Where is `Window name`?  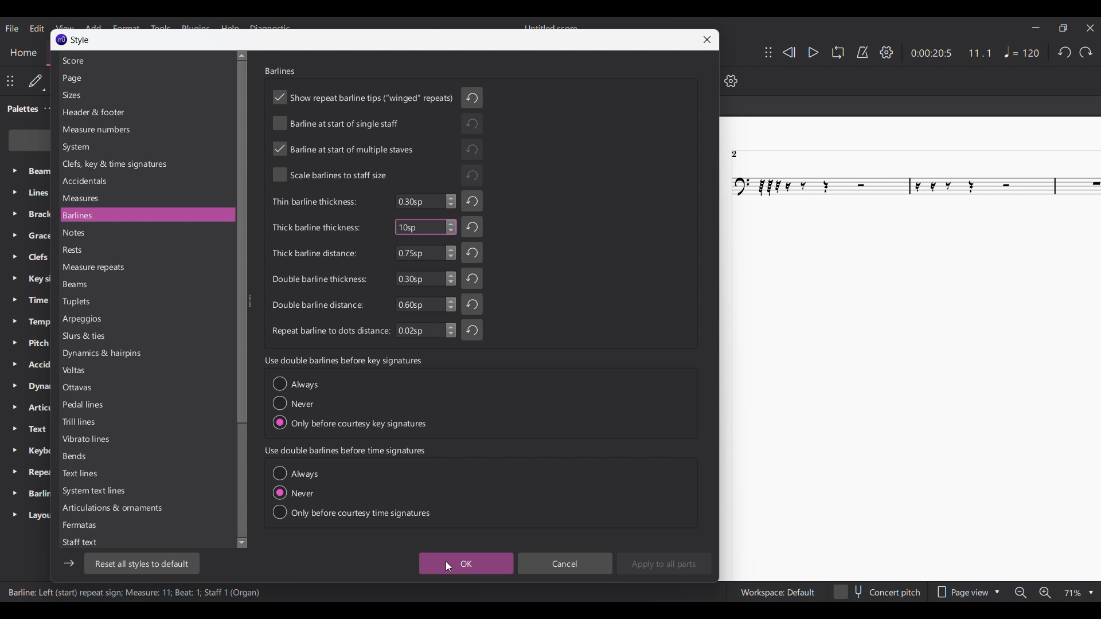
Window name is located at coordinates (80, 40).